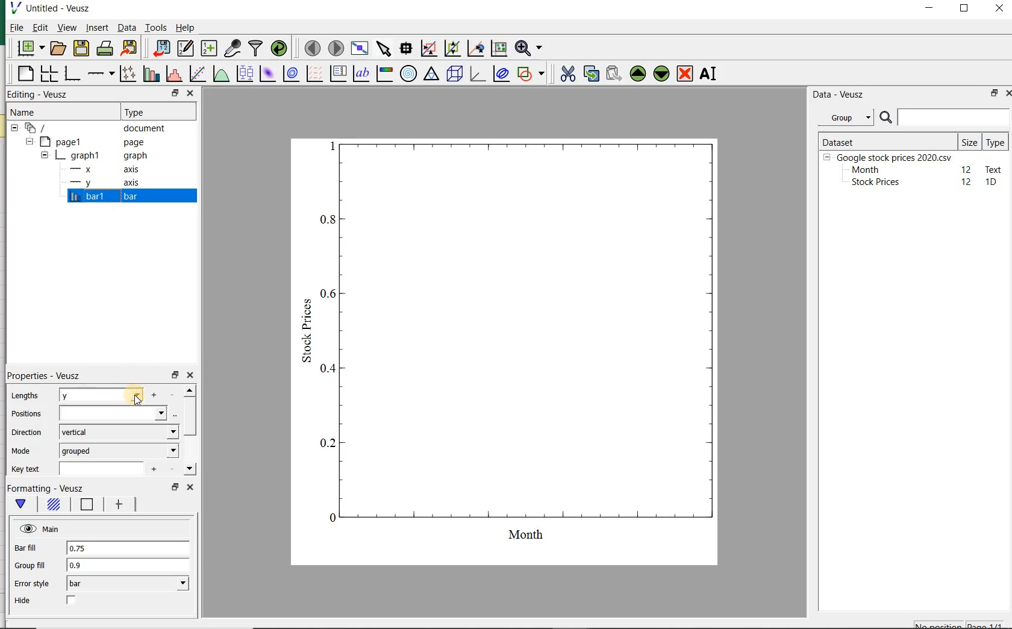 The width and height of the screenshot is (1012, 629). What do you see at coordinates (870, 183) in the screenshot?
I see `Stock prices` at bounding box center [870, 183].